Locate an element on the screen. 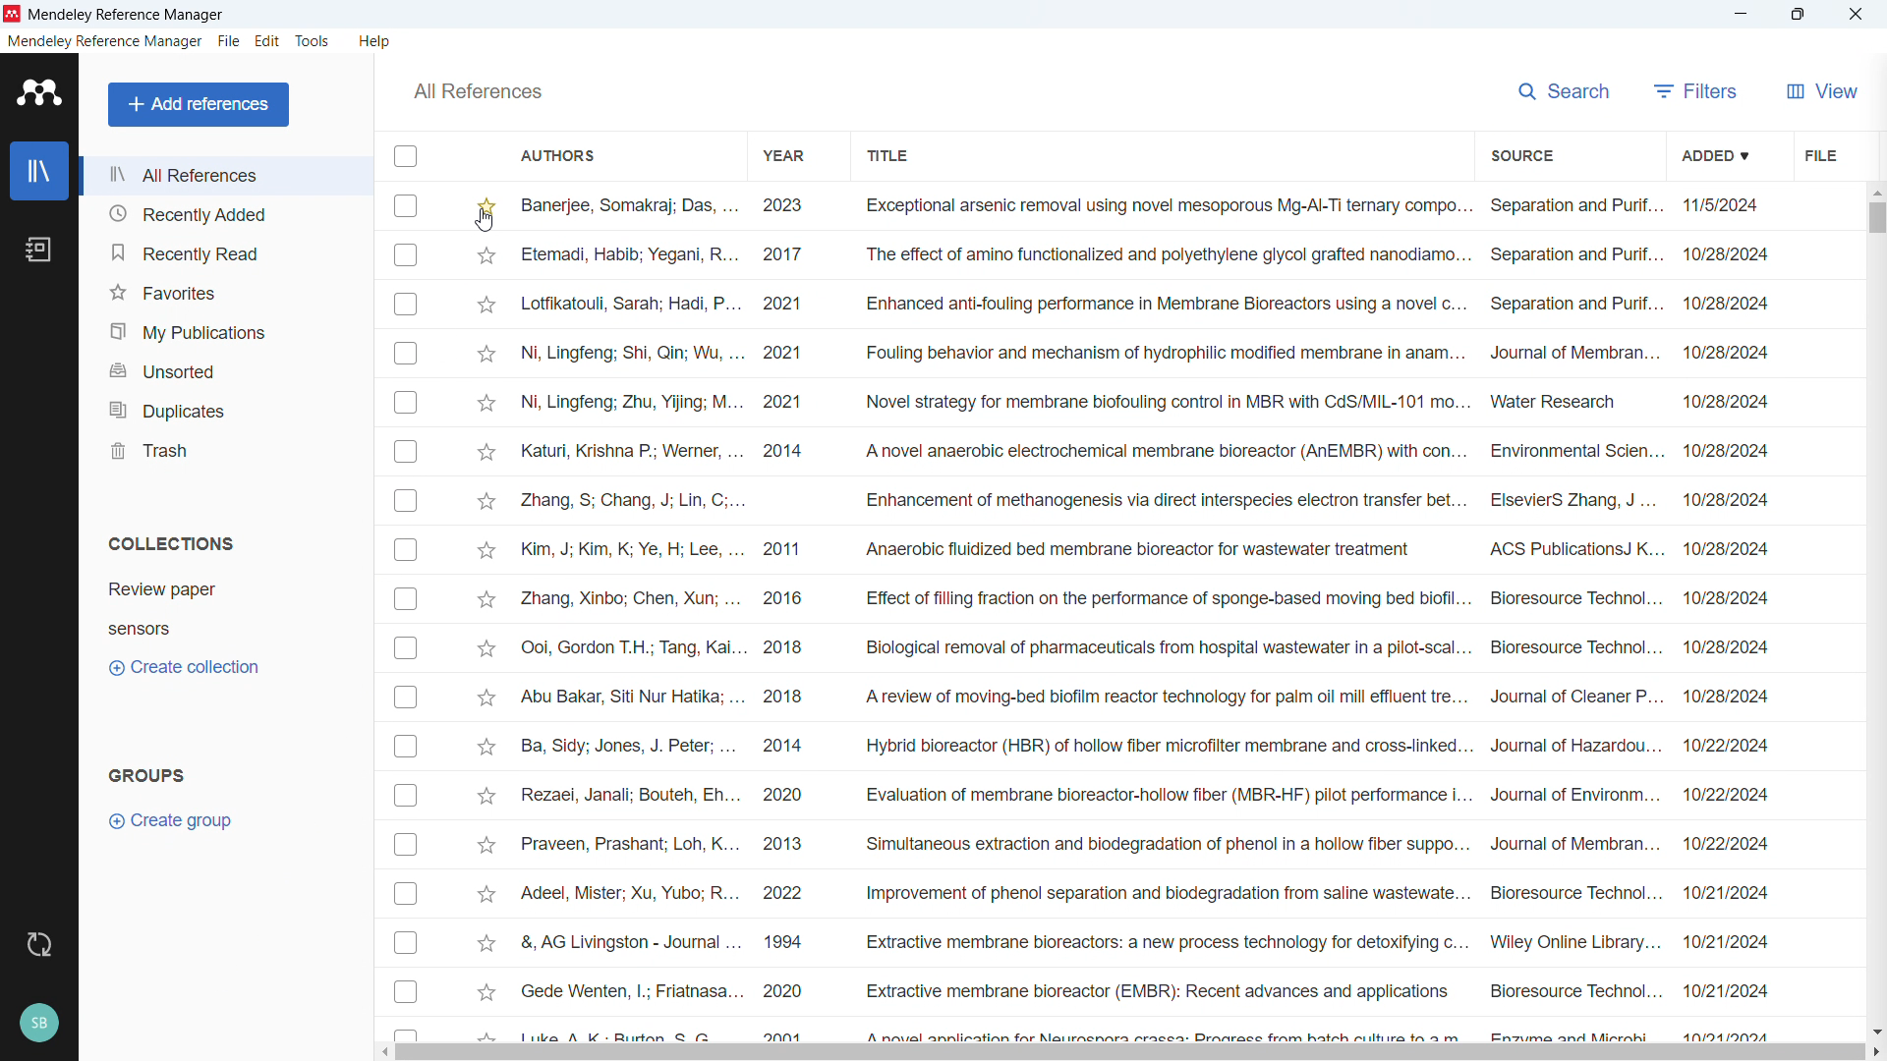  My publications  is located at coordinates (226, 327).